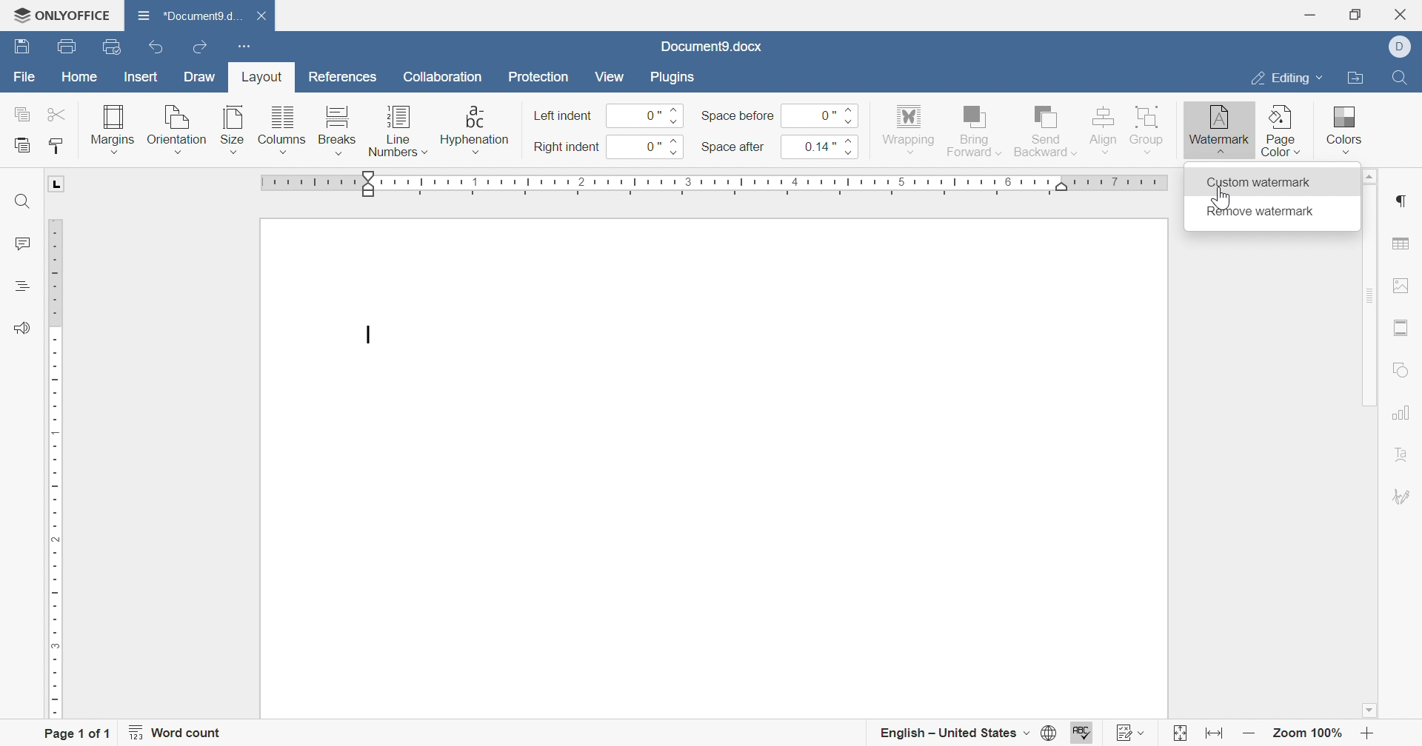  I want to click on 0, so click(645, 147).